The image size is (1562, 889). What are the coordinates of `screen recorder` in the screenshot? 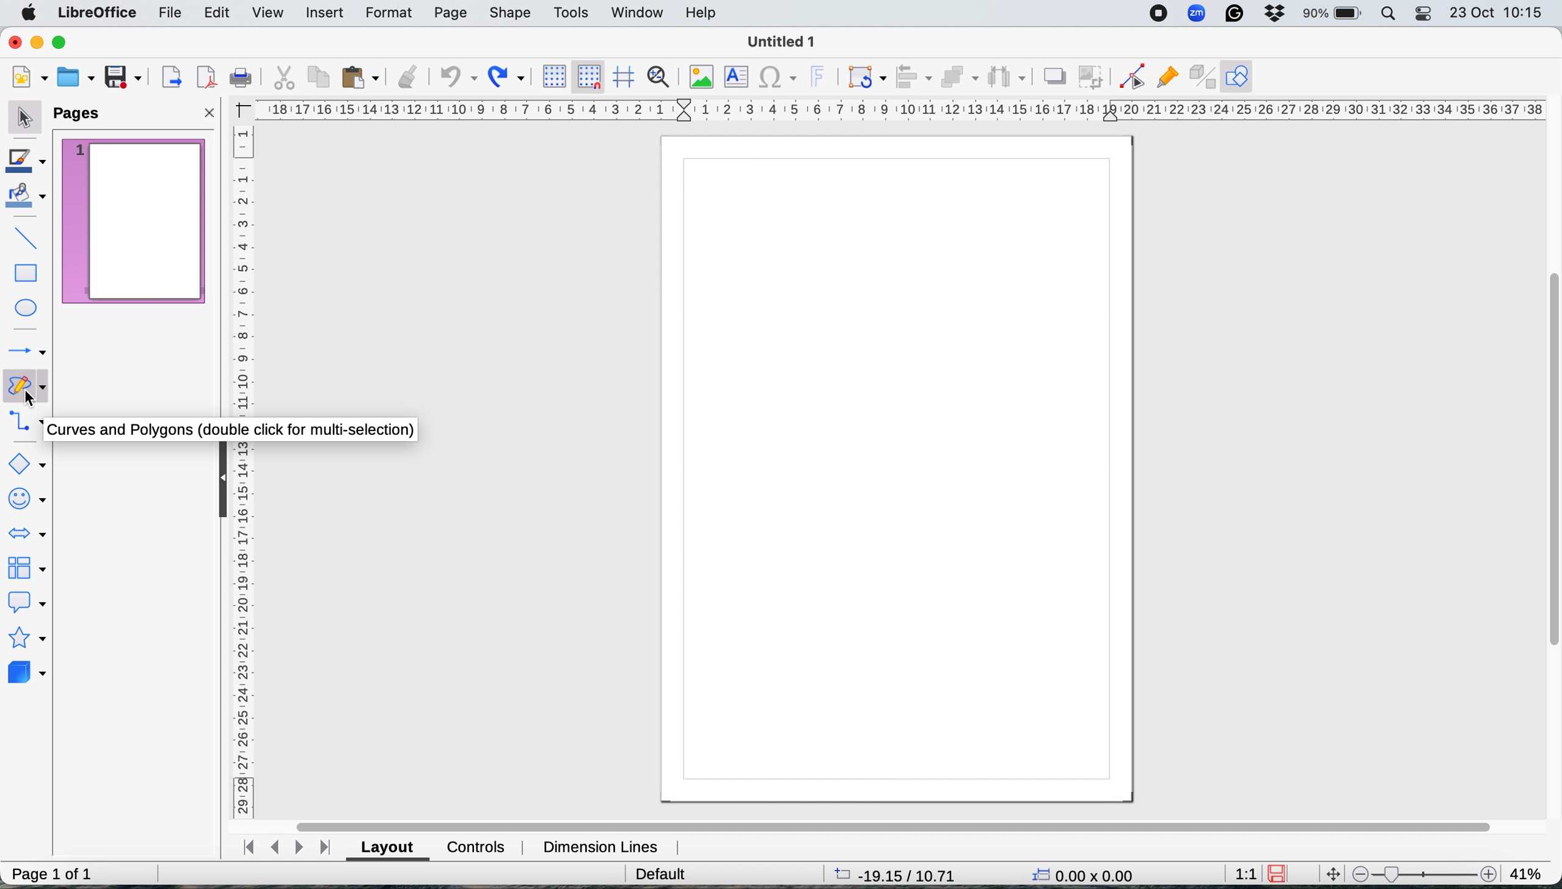 It's located at (1160, 13).